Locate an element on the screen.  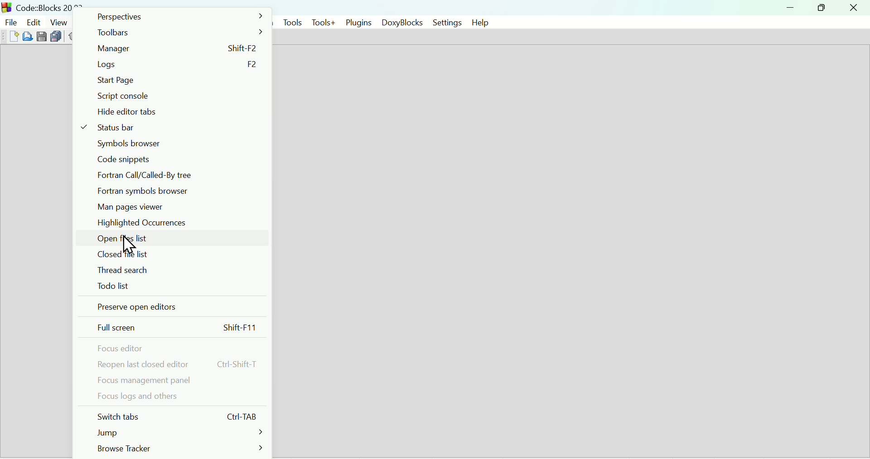
Plugins is located at coordinates (358, 21).